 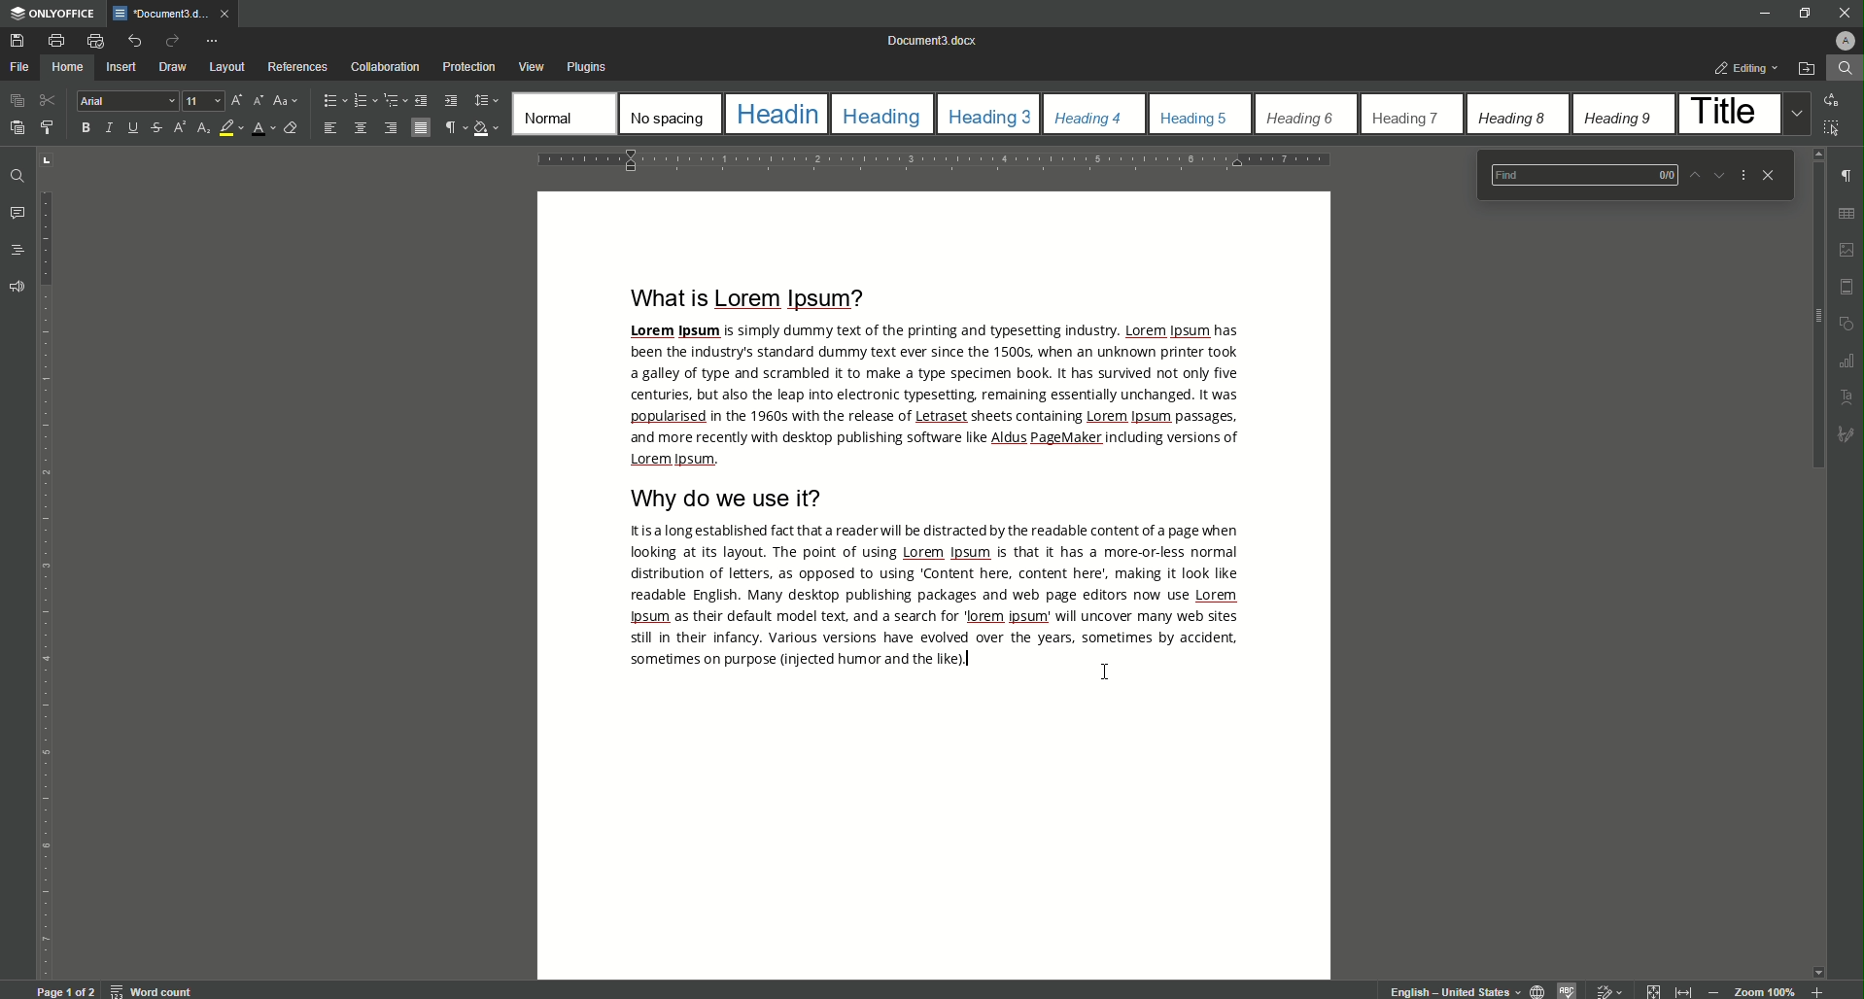 I want to click on Increment Font Size, so click(x=234, y=101).